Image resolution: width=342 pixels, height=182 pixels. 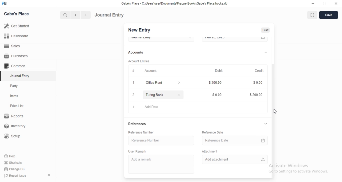 What do you see at coordinates (15, 117) in the screenshot?
I see `Reports.` at bounding box center [15, 117].